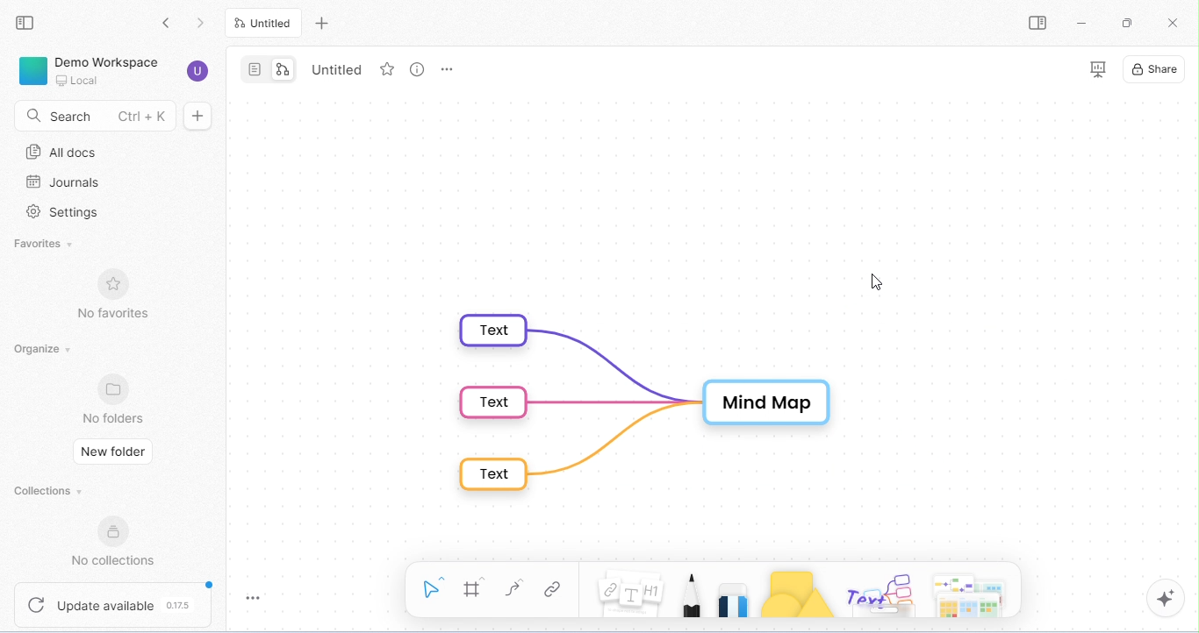 This screenshot has width=1199, height=633. What do you see at coordinates (878, 281) in the screenshot?
I see `cursor` at bounding box center [878, 281].